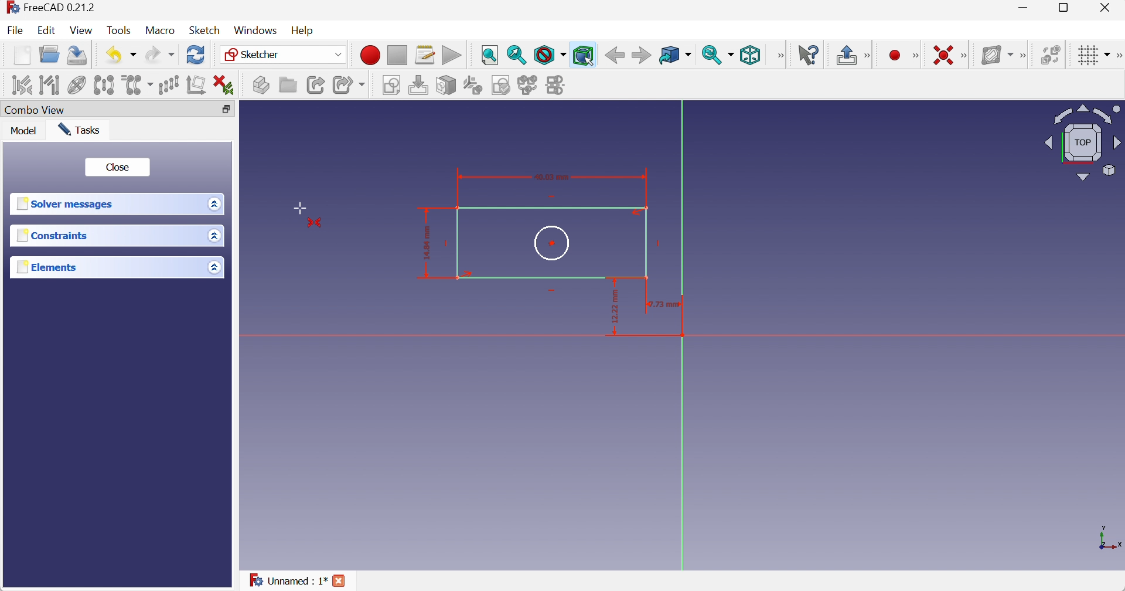 This screenshot has width=1125, height=591. I want to click on Macros..., so click(425, 56).